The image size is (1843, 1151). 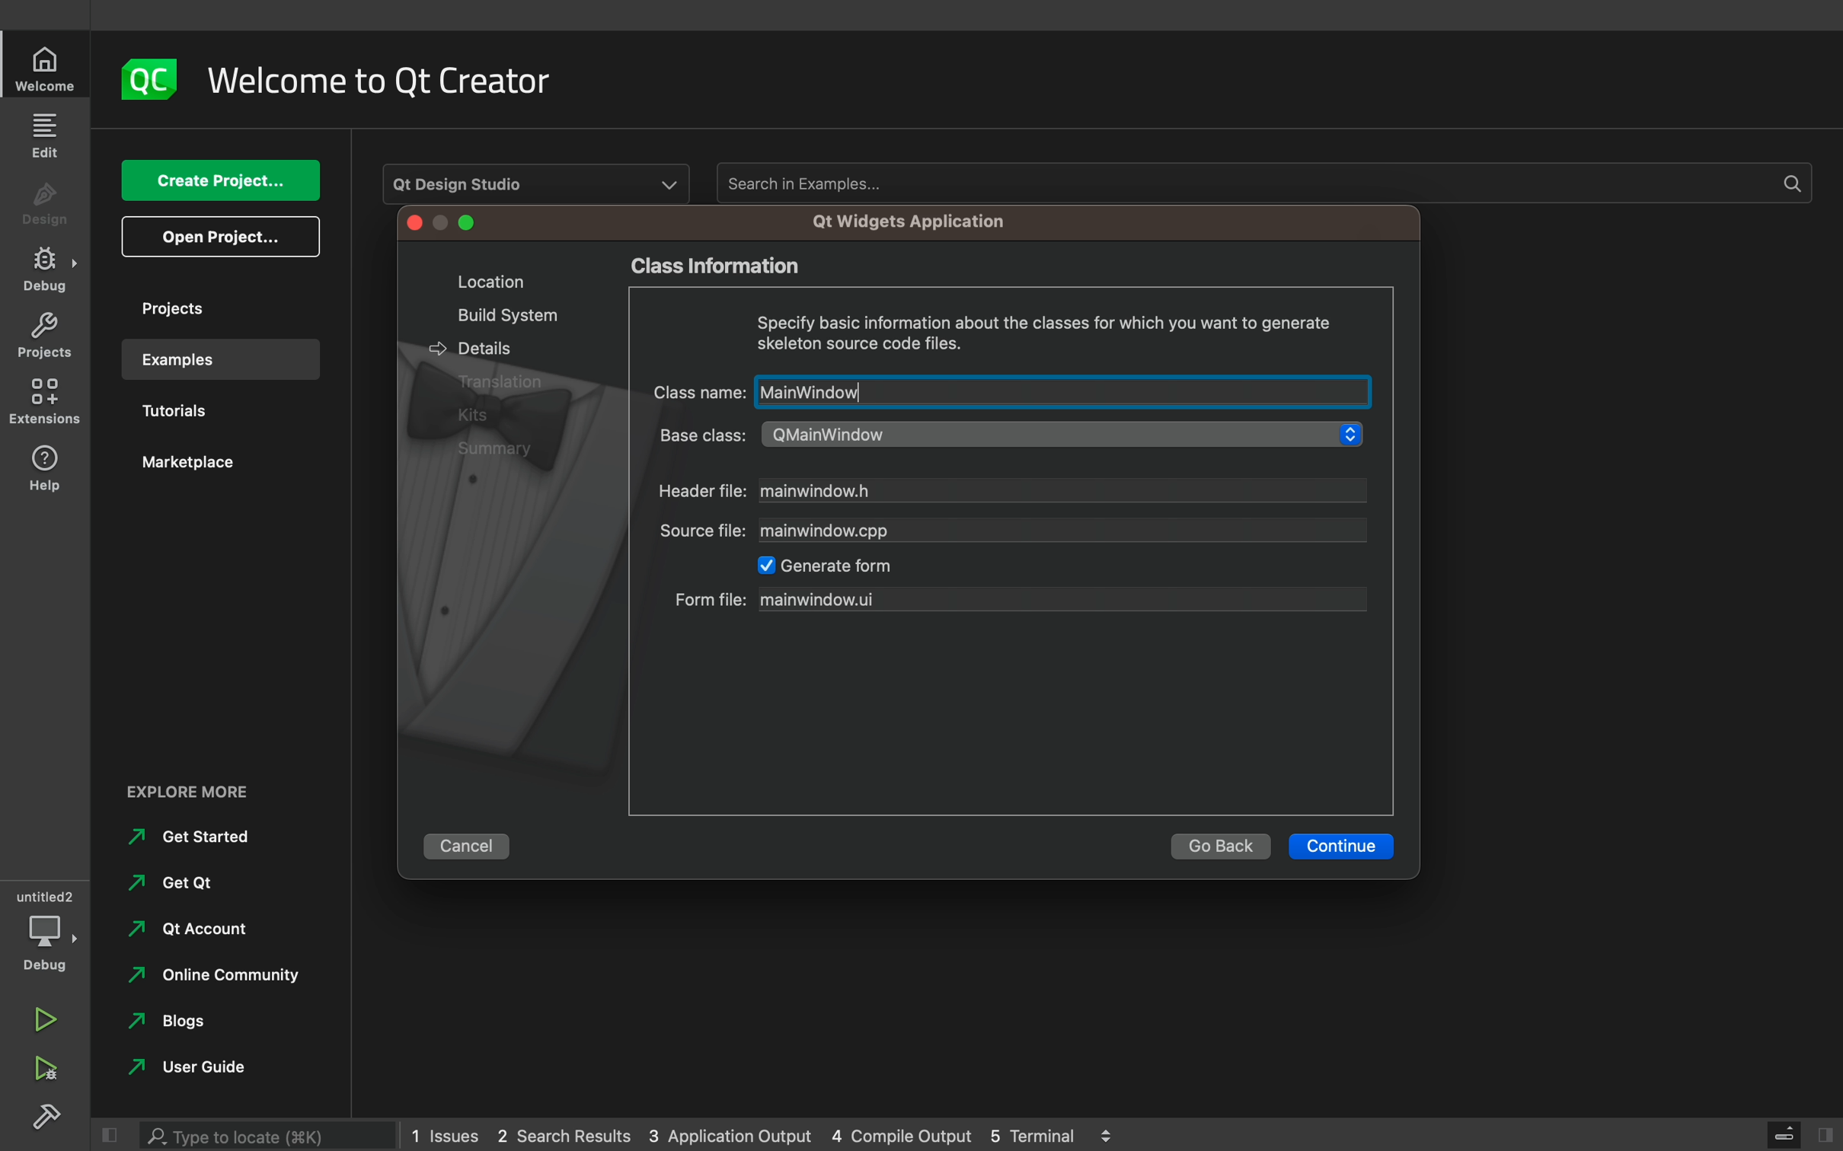 What do you see at coordinates (190, 838) in the screenshot?
I see `get started` at bounding box center [190, 838].